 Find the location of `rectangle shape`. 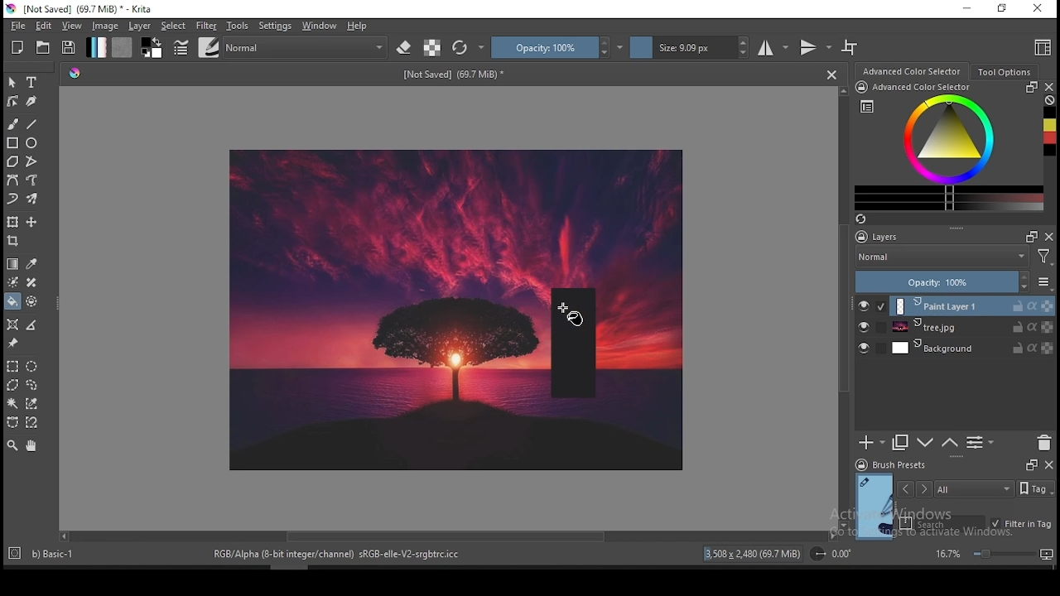

rectangle shape is located at coordinates (582, 340).